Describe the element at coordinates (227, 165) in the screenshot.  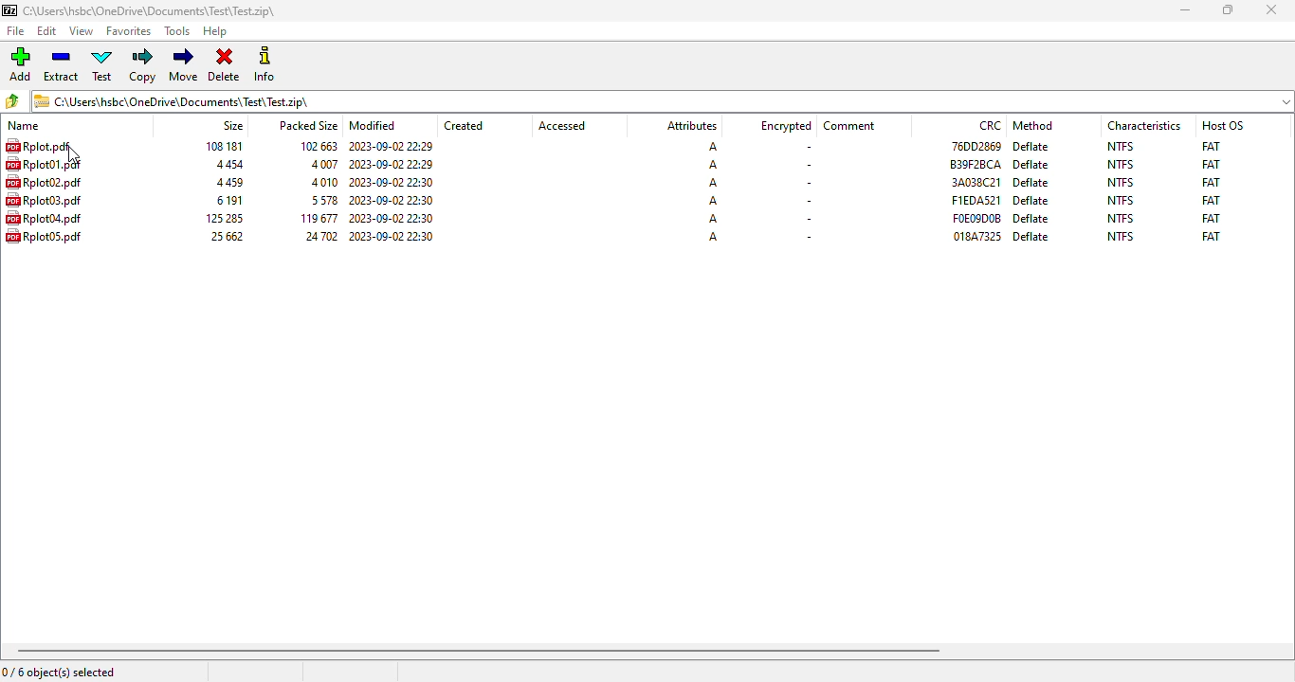
I see `size` at that location.